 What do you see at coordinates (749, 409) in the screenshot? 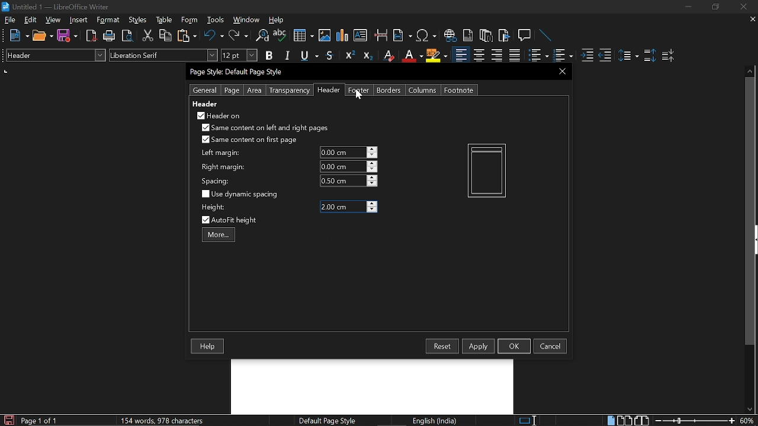
I see `Move down` at bounding box center [749, 409].